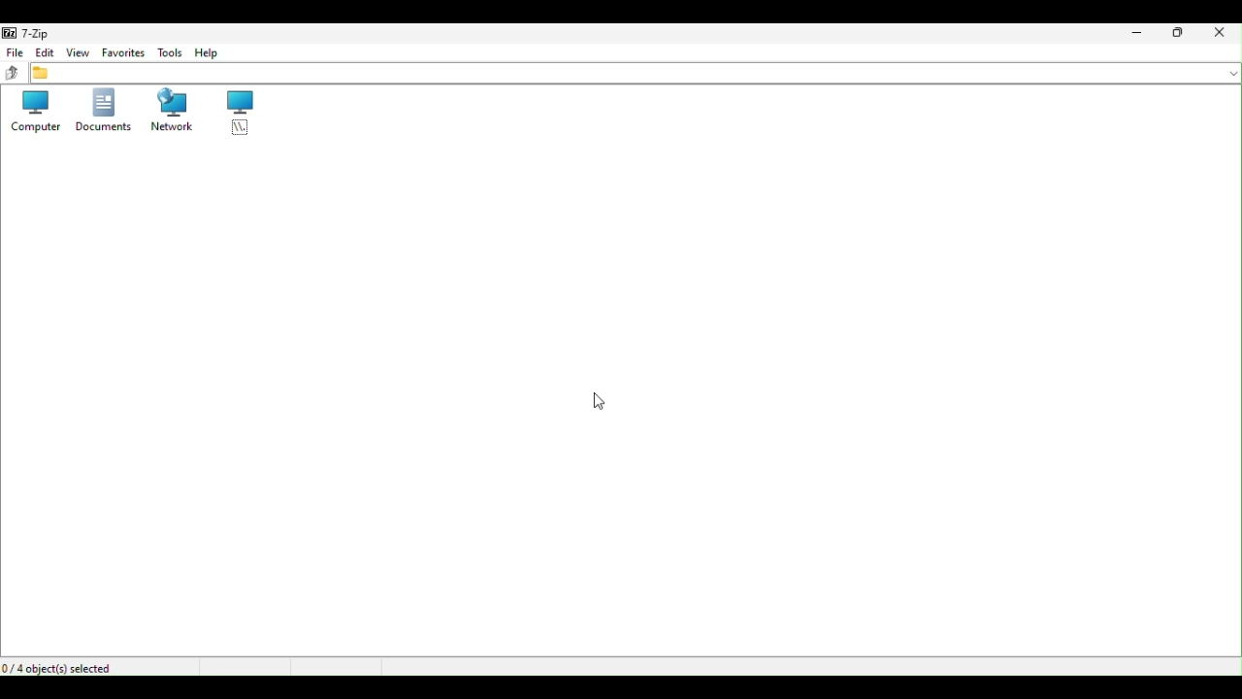 This screenshot has height=699, width=1242. I want to click on documents, so click(102, 115).